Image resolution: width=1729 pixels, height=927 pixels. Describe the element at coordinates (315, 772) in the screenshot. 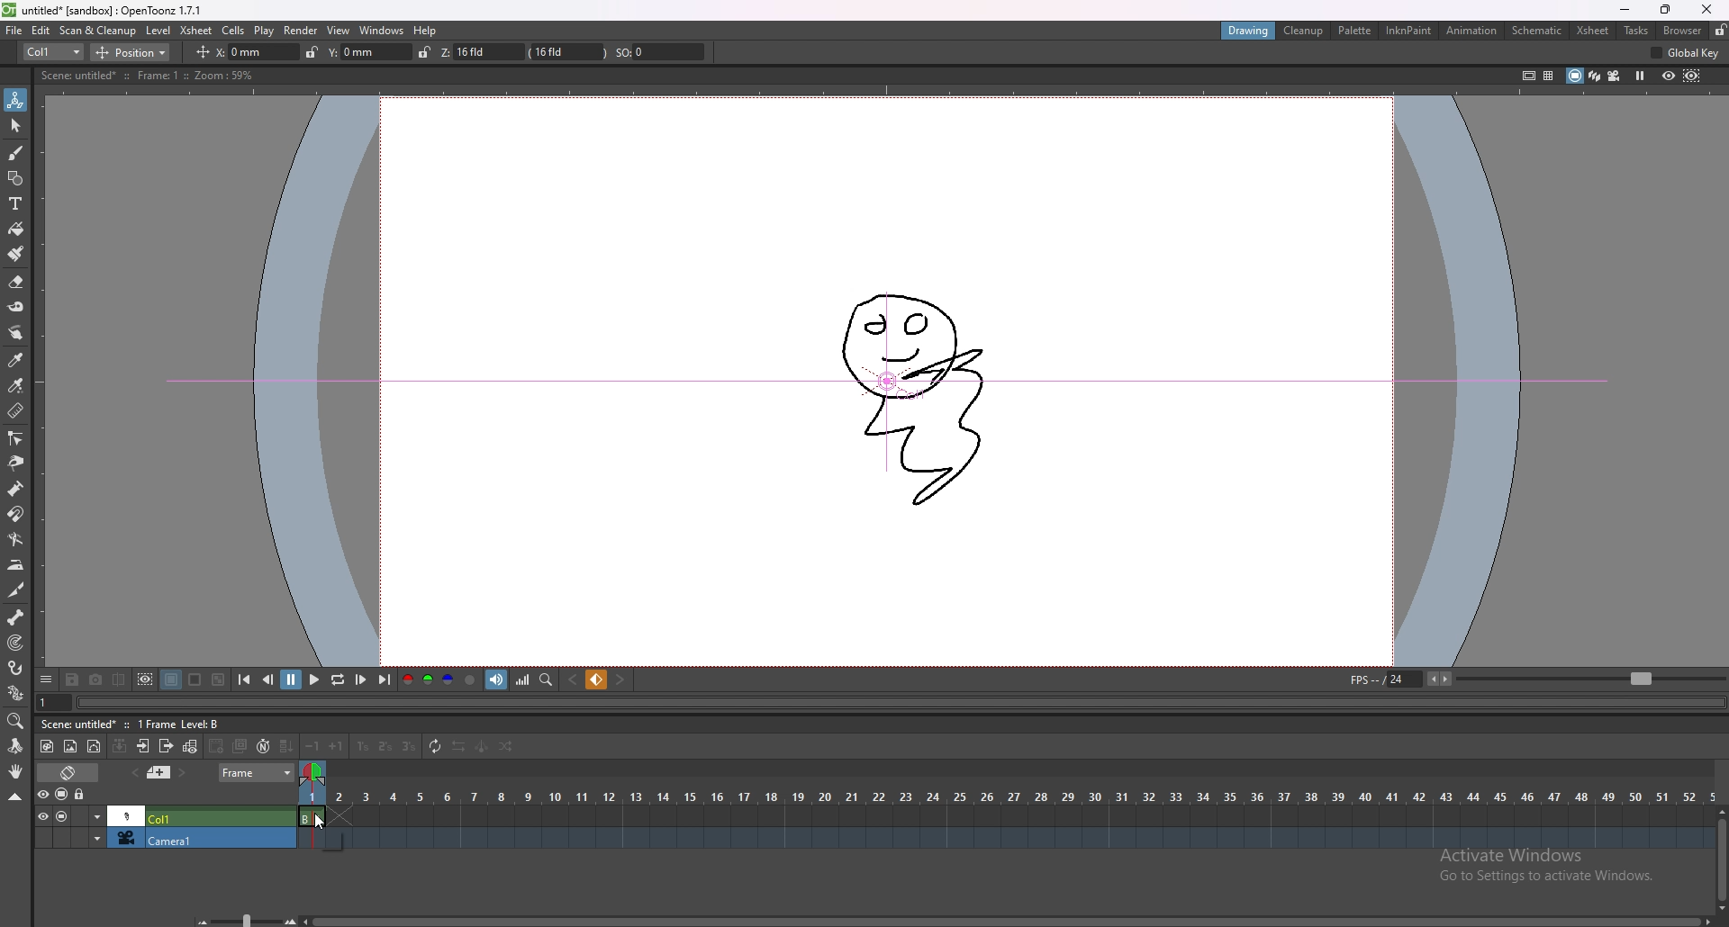

I see `frame selector` at that location.